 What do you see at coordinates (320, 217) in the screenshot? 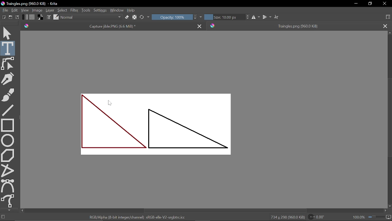
I see `Rotate` at bounding box center [320, 217].